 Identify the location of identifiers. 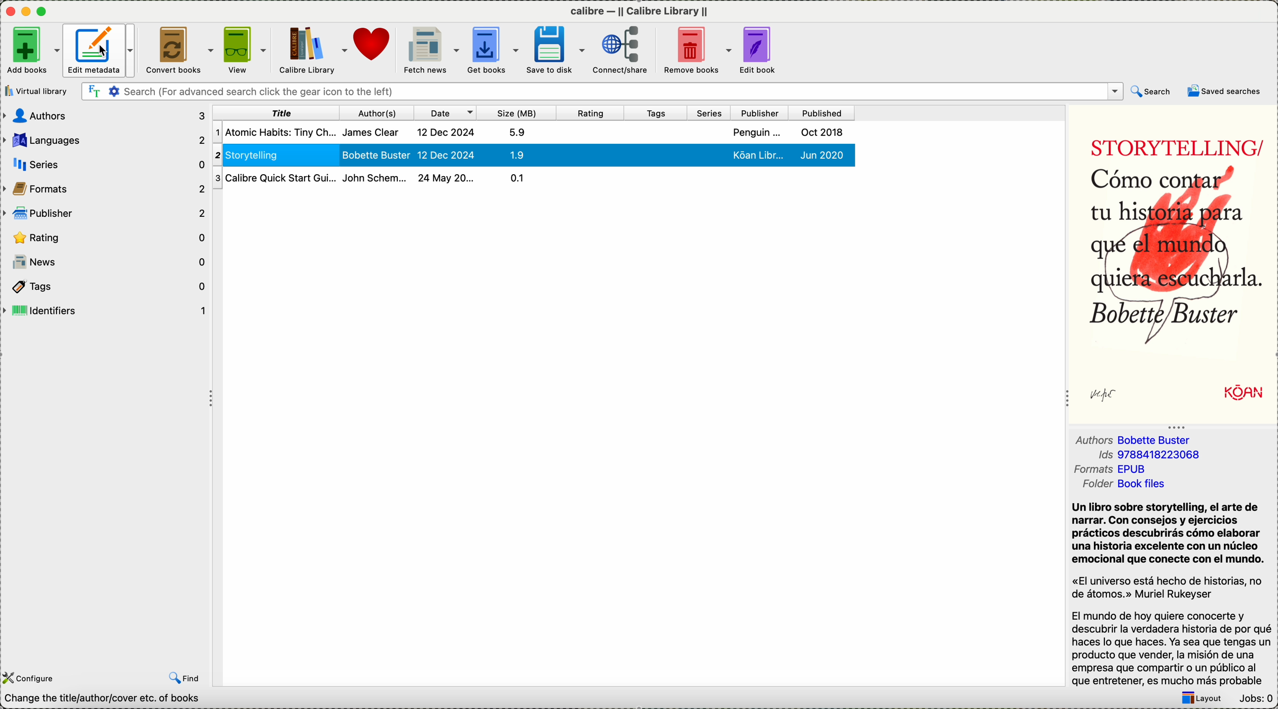
(106, 310).